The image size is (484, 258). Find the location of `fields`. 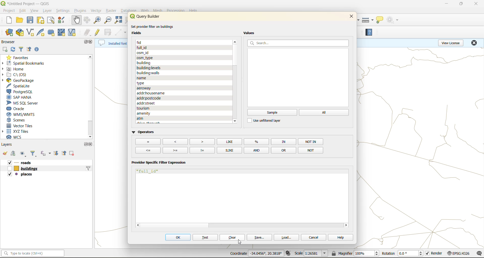

fields is located at coordinates (146, 87).